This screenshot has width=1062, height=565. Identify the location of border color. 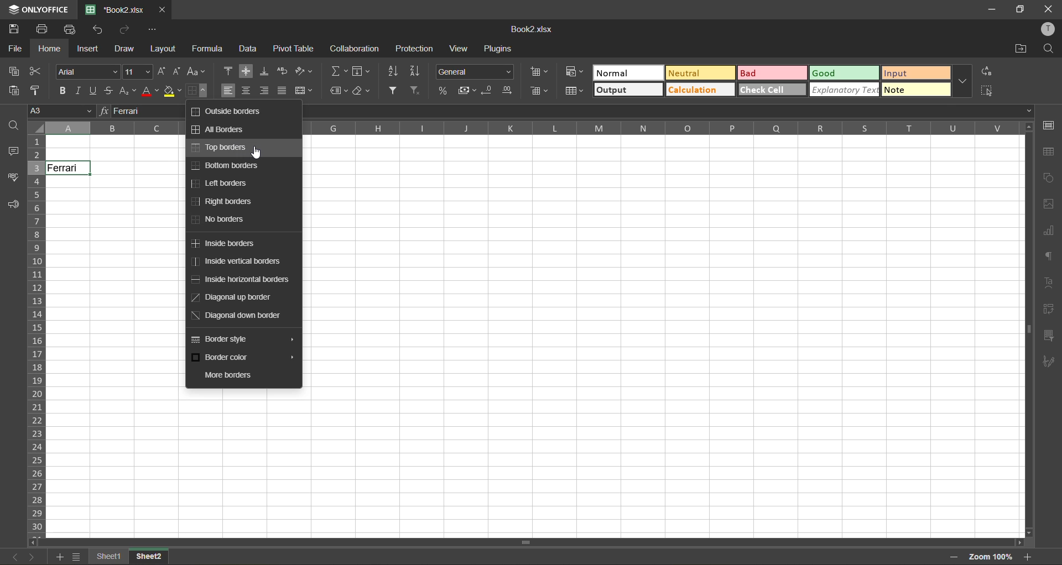
(243, 358).